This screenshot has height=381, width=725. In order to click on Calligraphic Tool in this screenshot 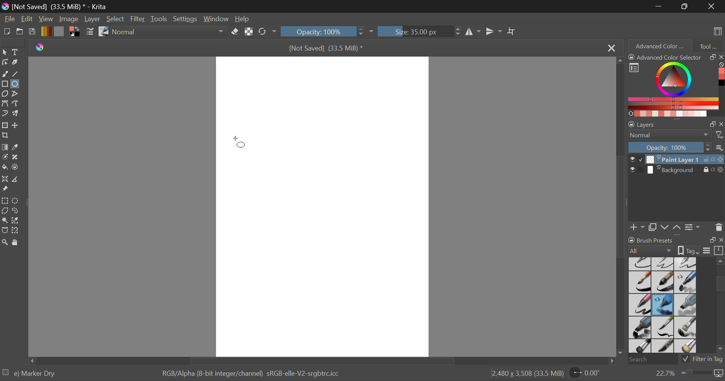, I will do `click(17, 62)`.